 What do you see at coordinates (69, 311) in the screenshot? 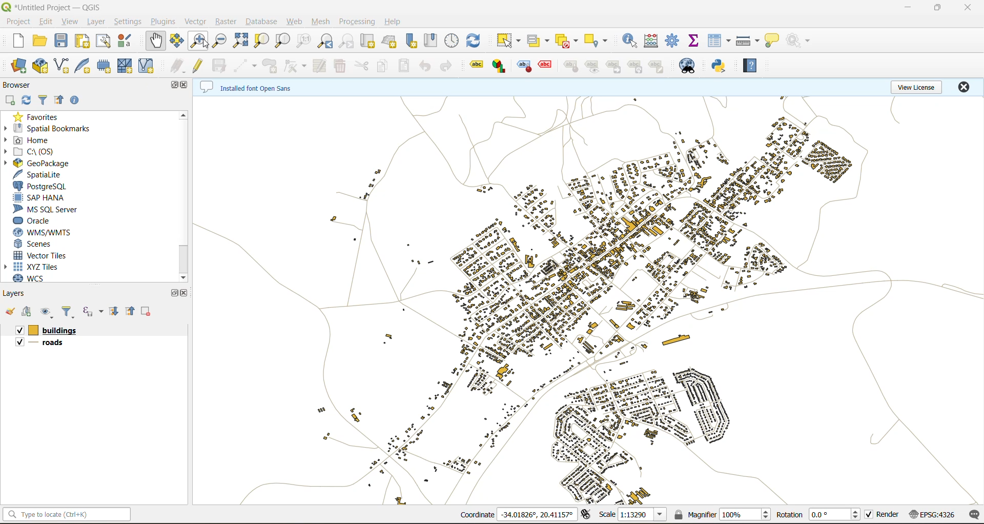
I see `filter` at bounding box center [69, 311].